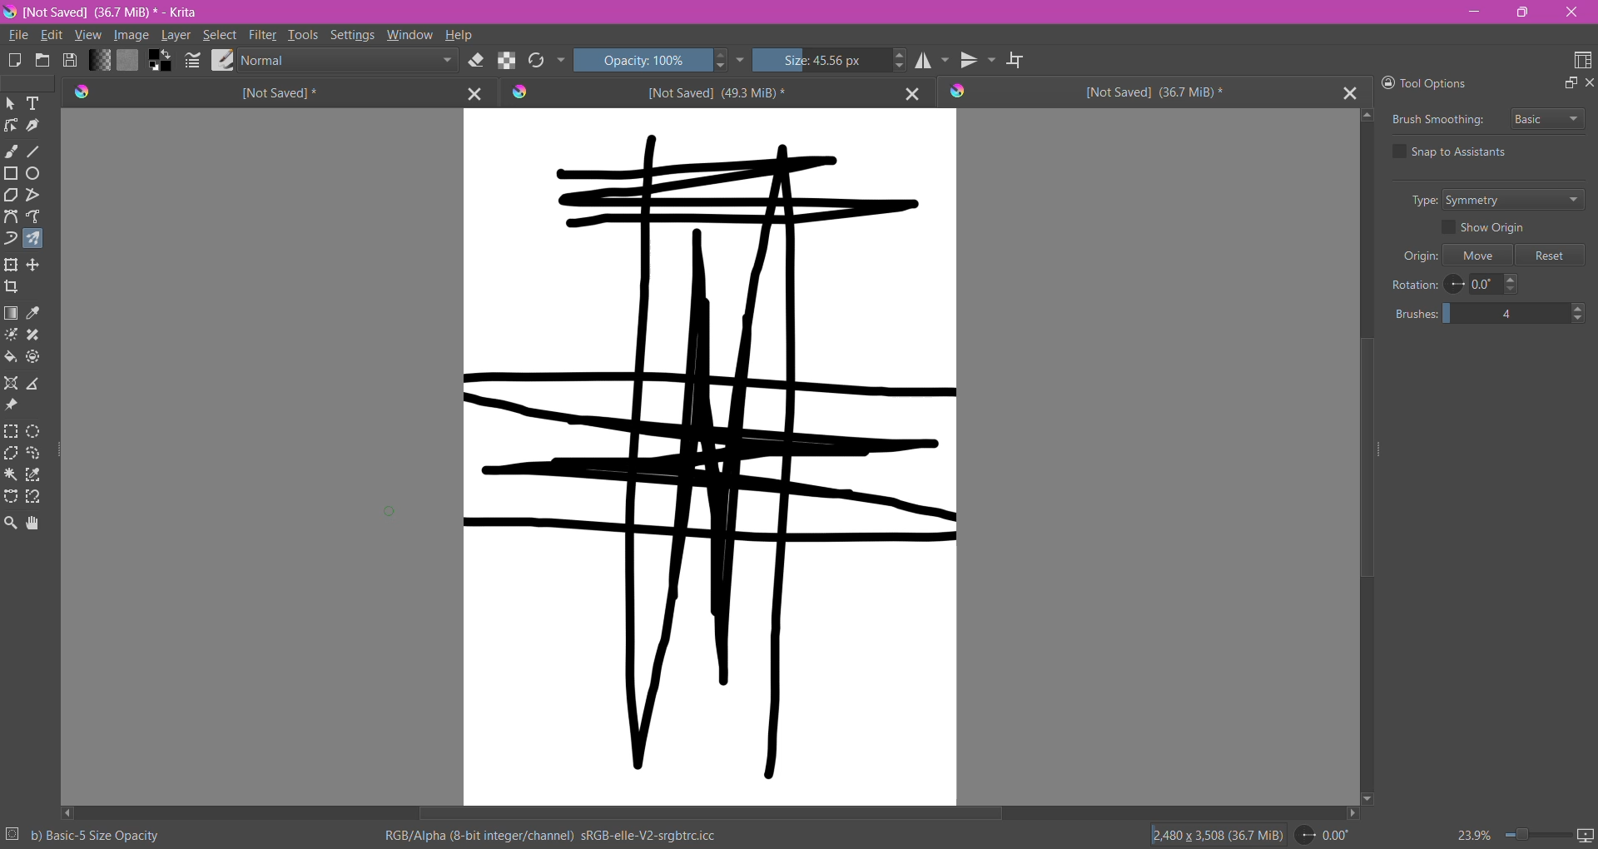  I want to click on Enclose and Fill Tool, so click(35, 357).